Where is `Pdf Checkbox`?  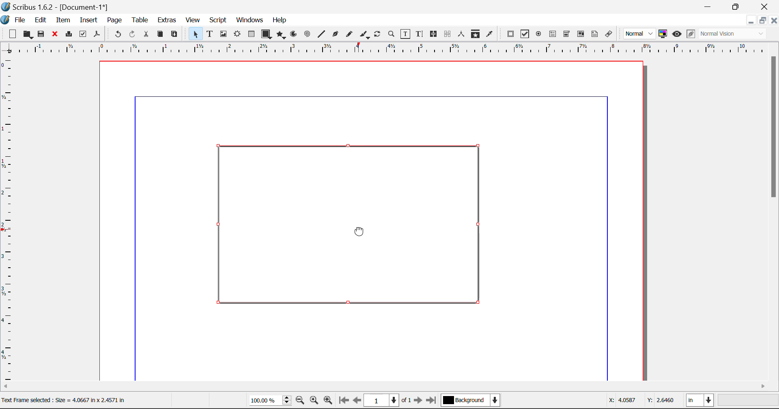 Pdf Checkbox is located at coordinates (525, 34).